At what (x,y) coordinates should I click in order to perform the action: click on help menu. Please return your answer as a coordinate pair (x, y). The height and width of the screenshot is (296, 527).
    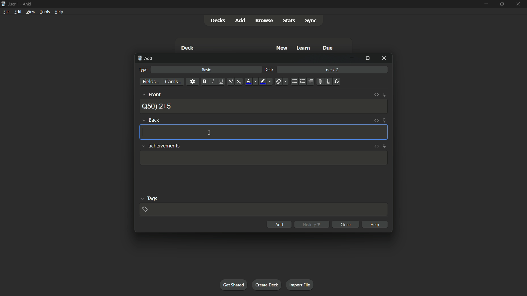
    Looking at the image, I should click on (59, 12).